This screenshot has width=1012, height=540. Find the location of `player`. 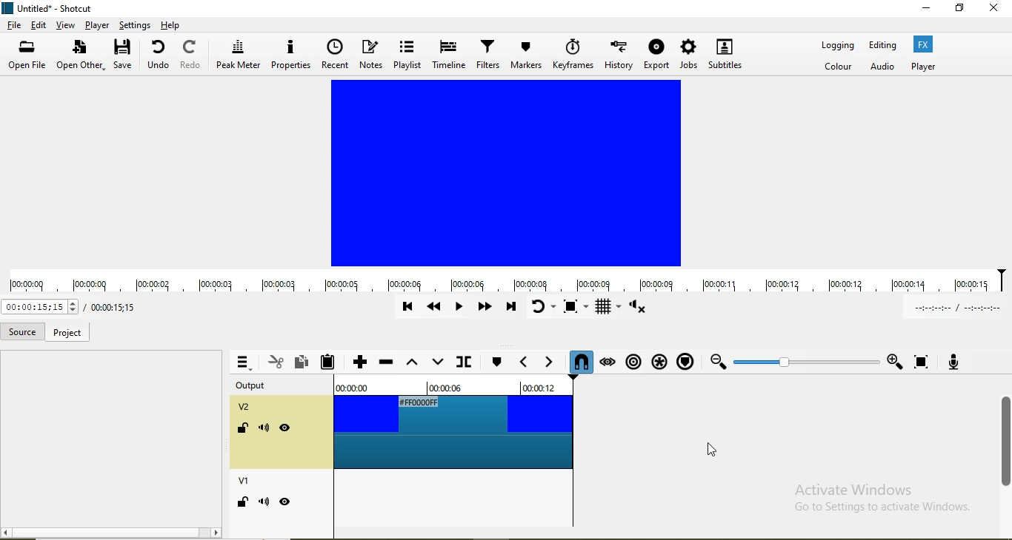

player is located at coordinates (96, 25).